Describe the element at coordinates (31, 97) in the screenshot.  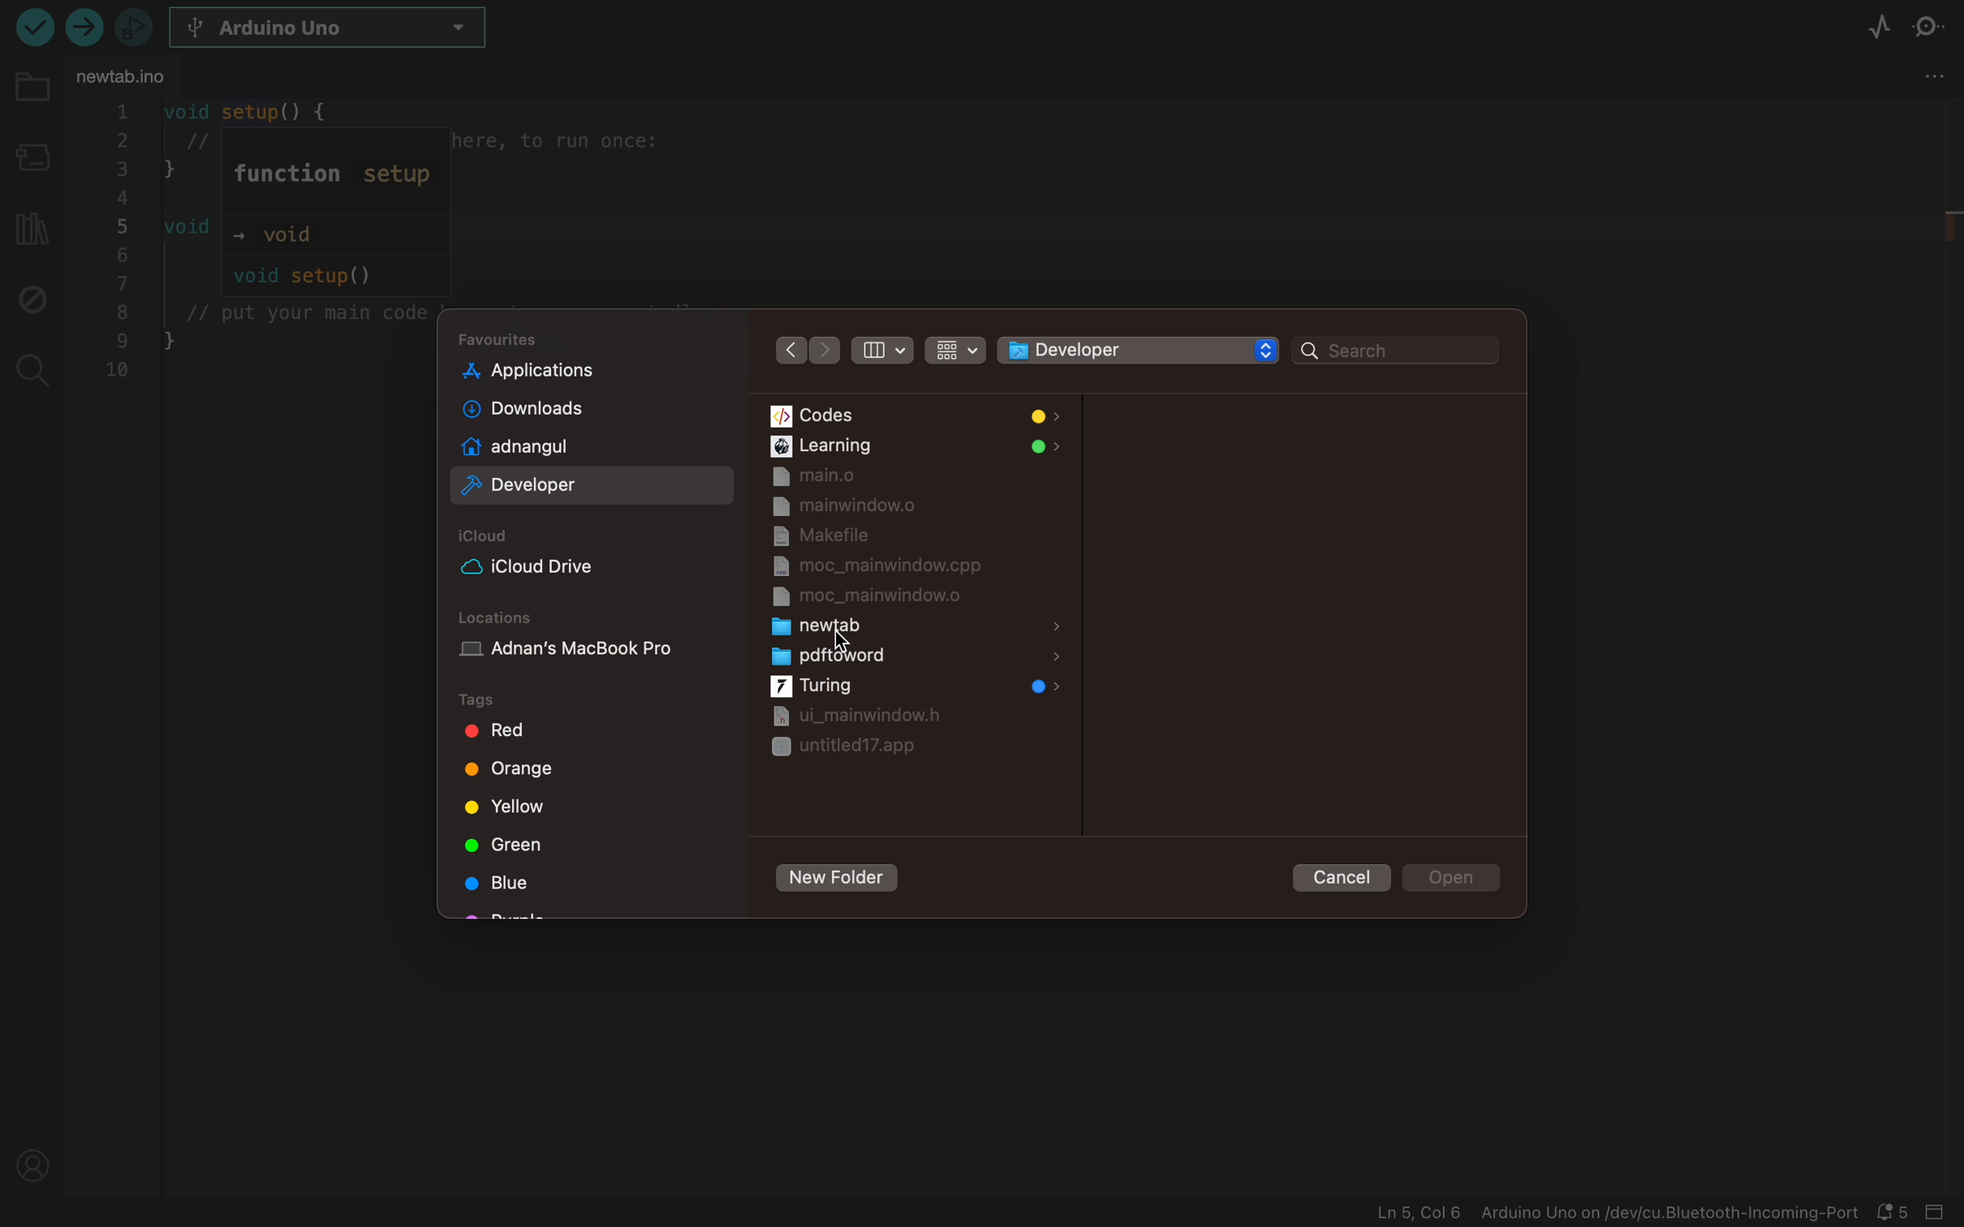
I see `folder` at that location.